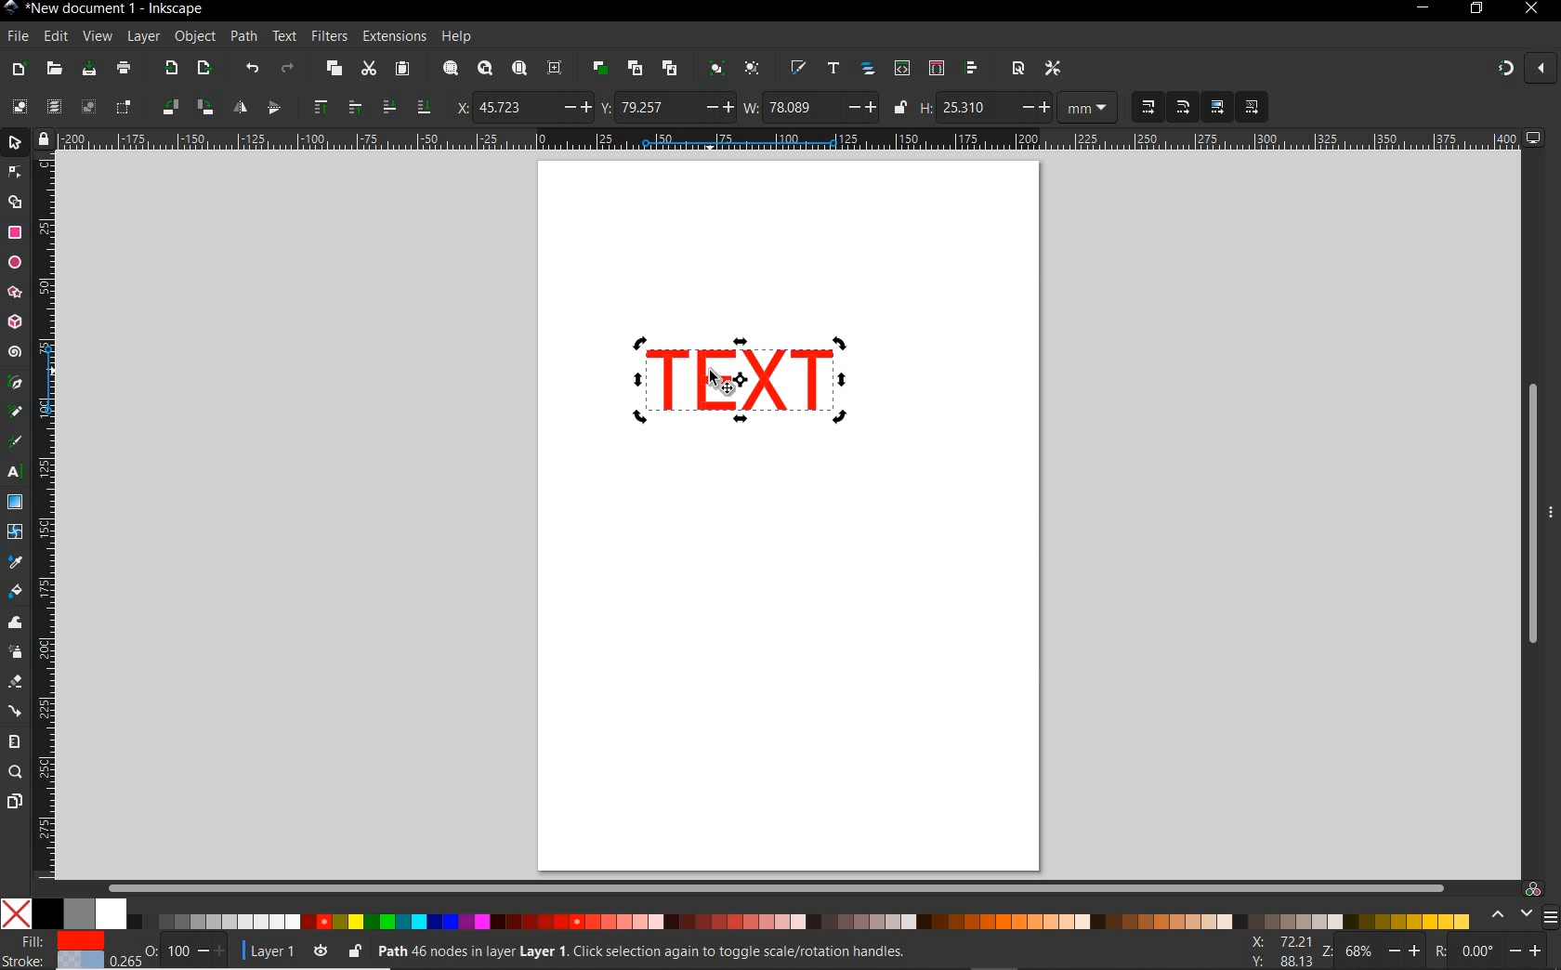 The image size is (1561, 970). What do you see at coordinates (15, 502) in the screenshot?
I see `GRADIENT TOOL` at bounding box center [15, 502].